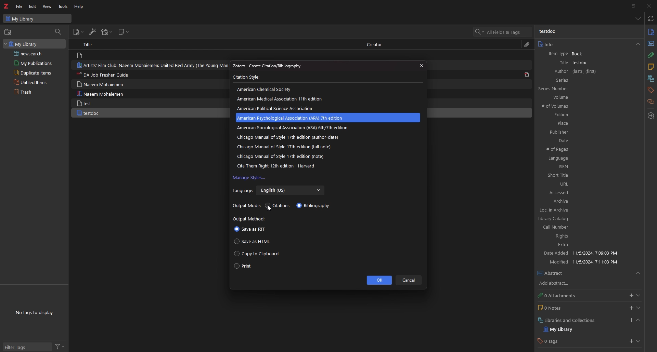 Image resolution: width=657 pixels, height=352 pixels. I want to click on Series, so click(588, 80).